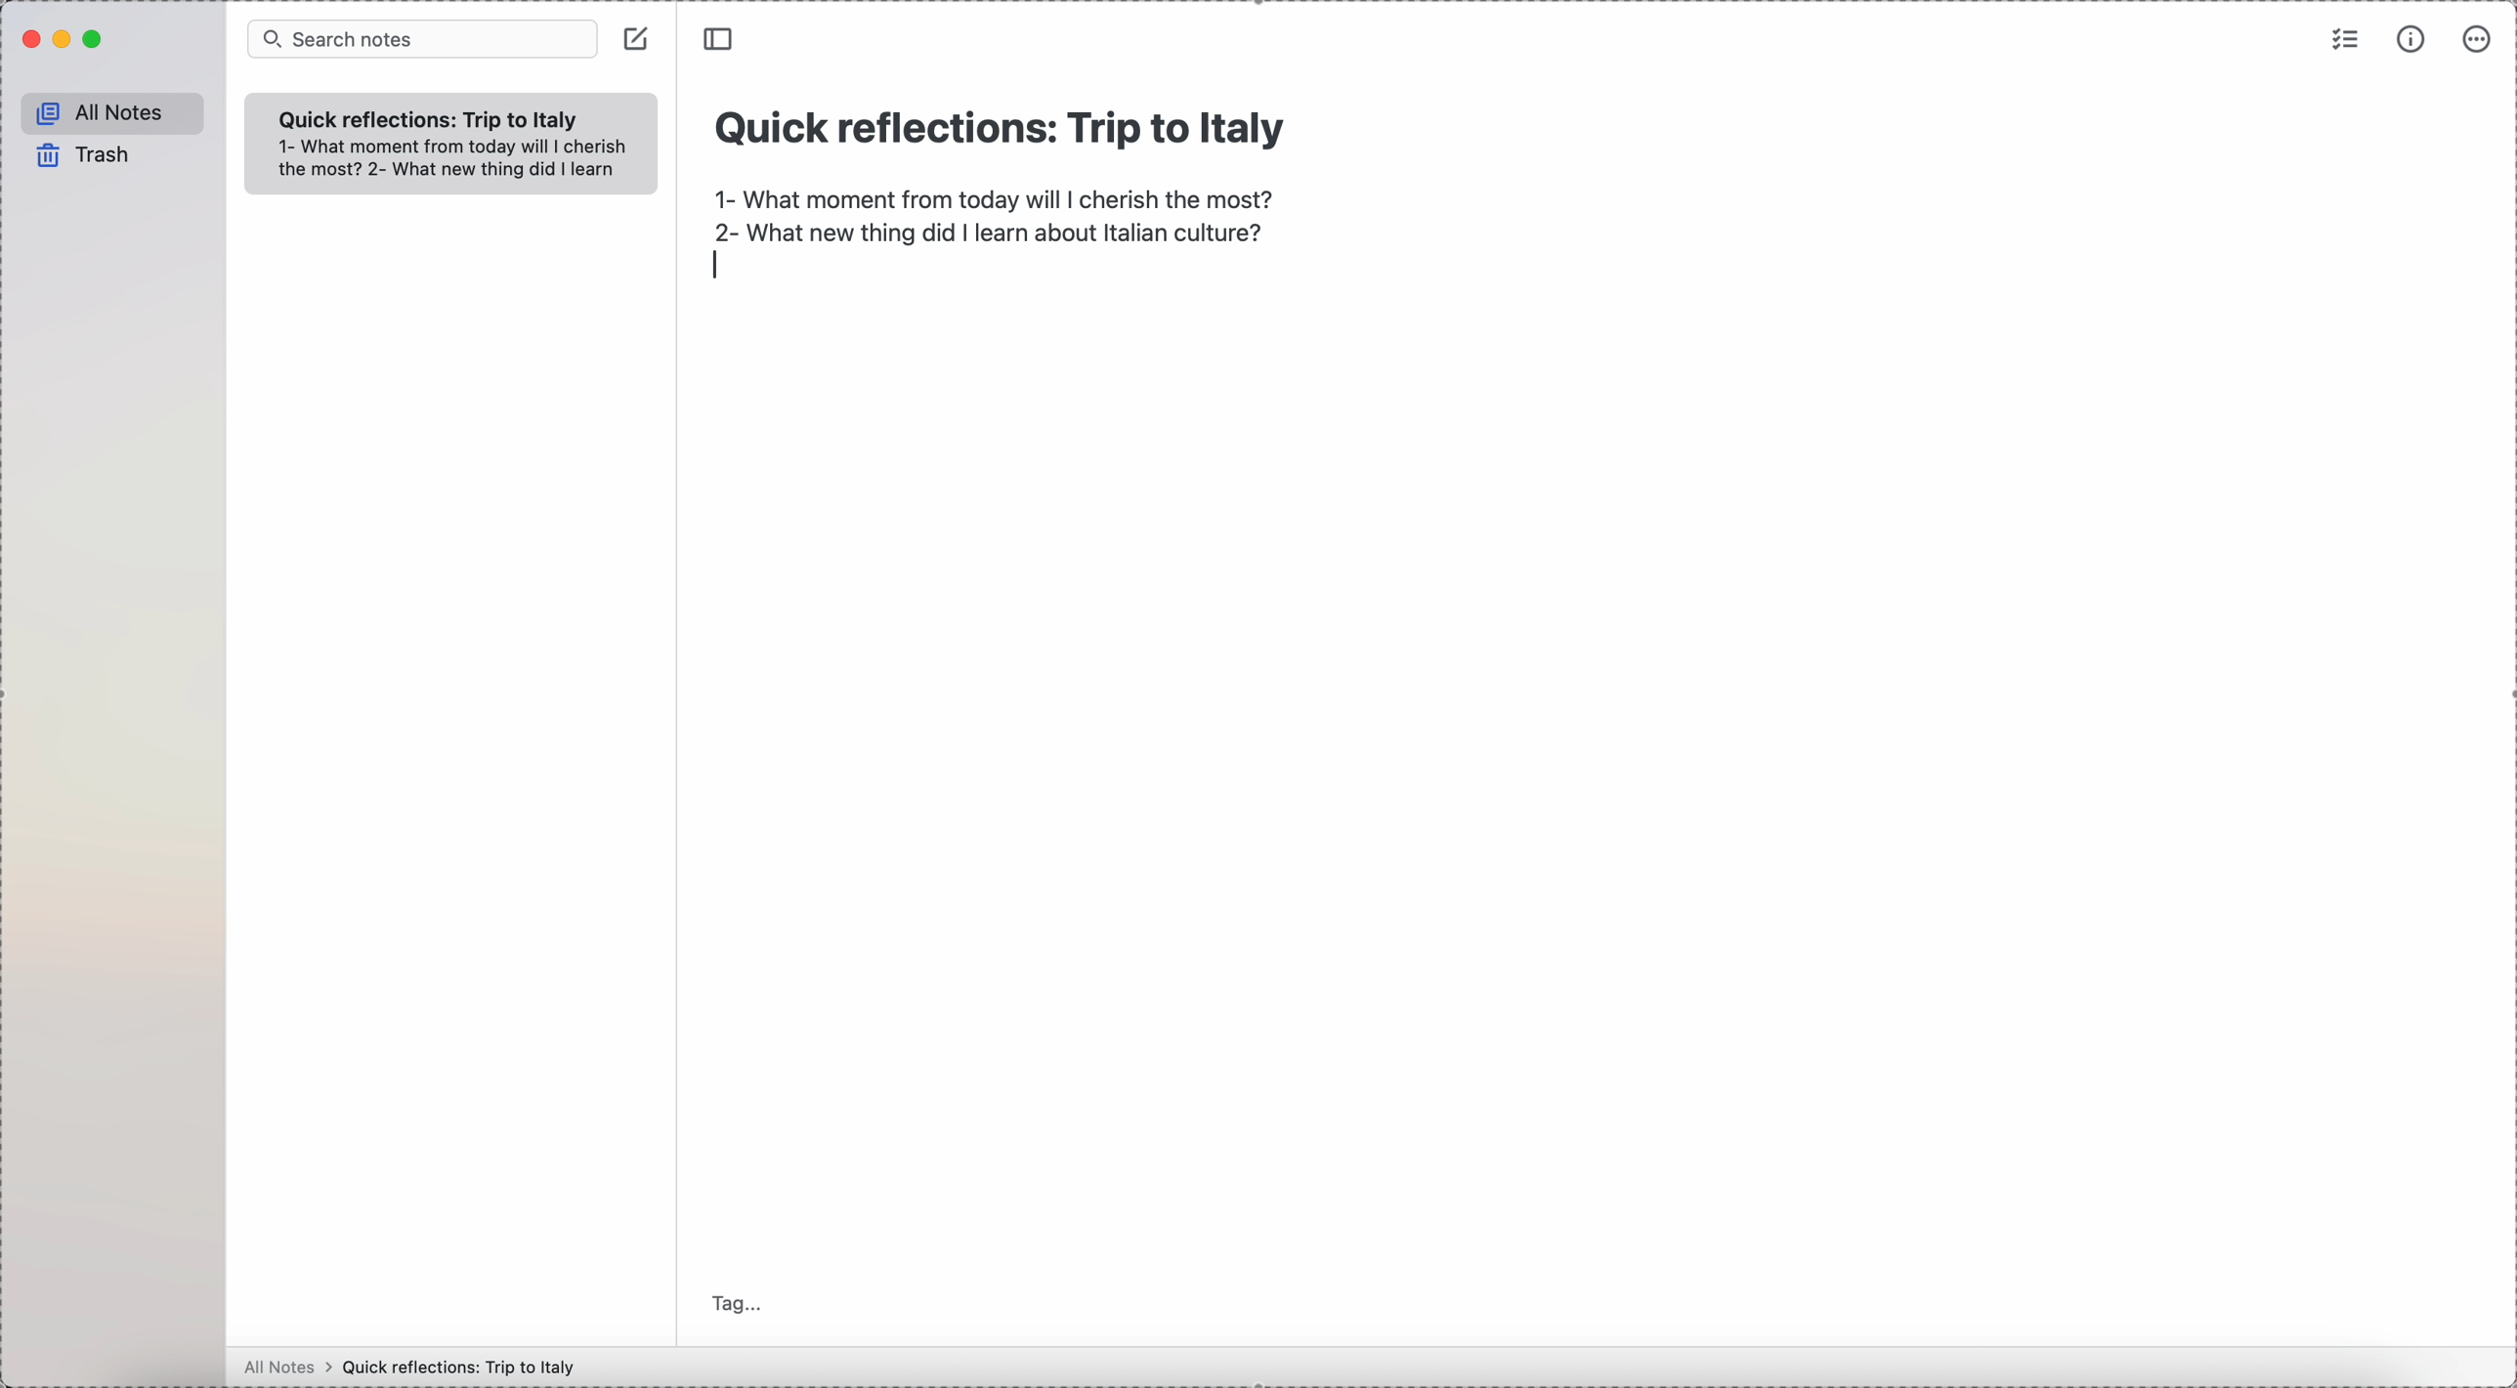 The height and width of the screenshot is (1388, 2517). What do you see at coordinates (996, 136) in the screenshot?
I see `Quick reflections: Trip to Italy` at bounding box center [996, 136].